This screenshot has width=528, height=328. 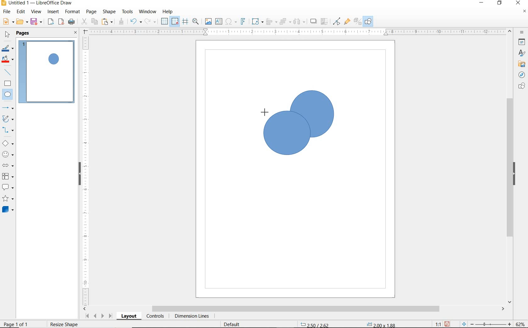 I want to click on RULER, so click(x=298, y=32).